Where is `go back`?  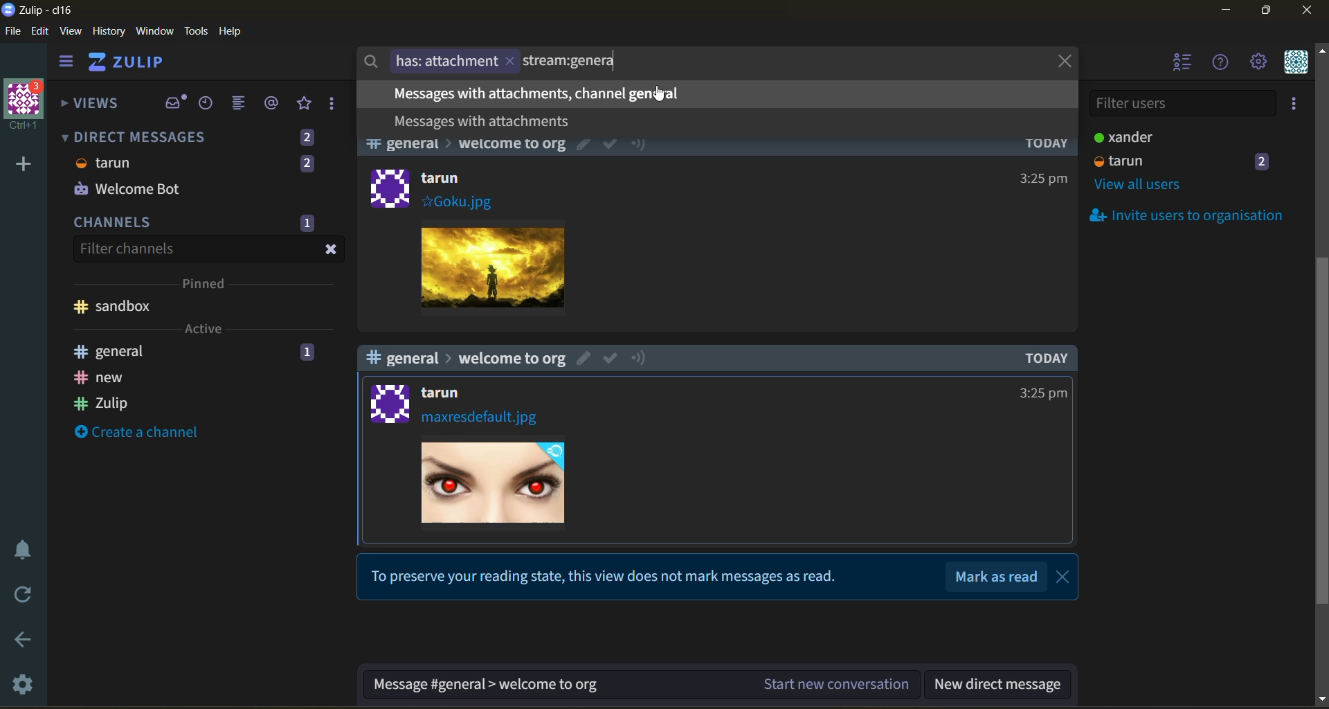
go back is located at coordinates (28, 642).